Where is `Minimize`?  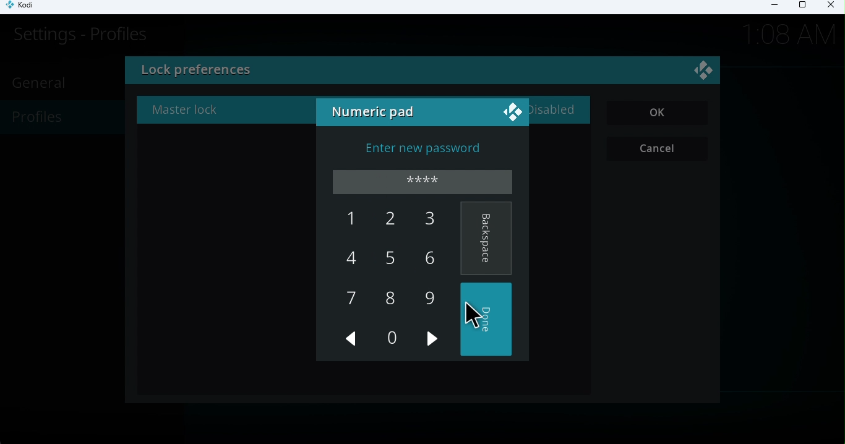
Minimize is located at coordinates (770, 7).